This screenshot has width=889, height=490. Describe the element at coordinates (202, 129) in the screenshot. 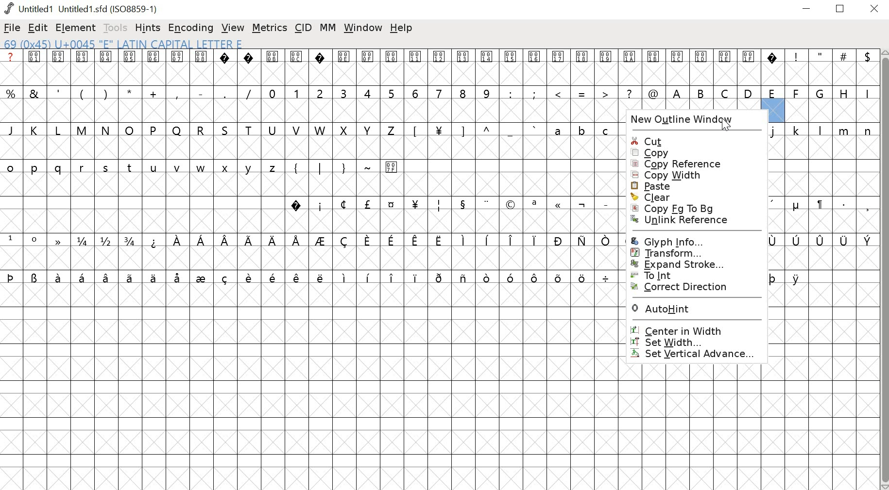

I see `uppercase alphabets` at that location.